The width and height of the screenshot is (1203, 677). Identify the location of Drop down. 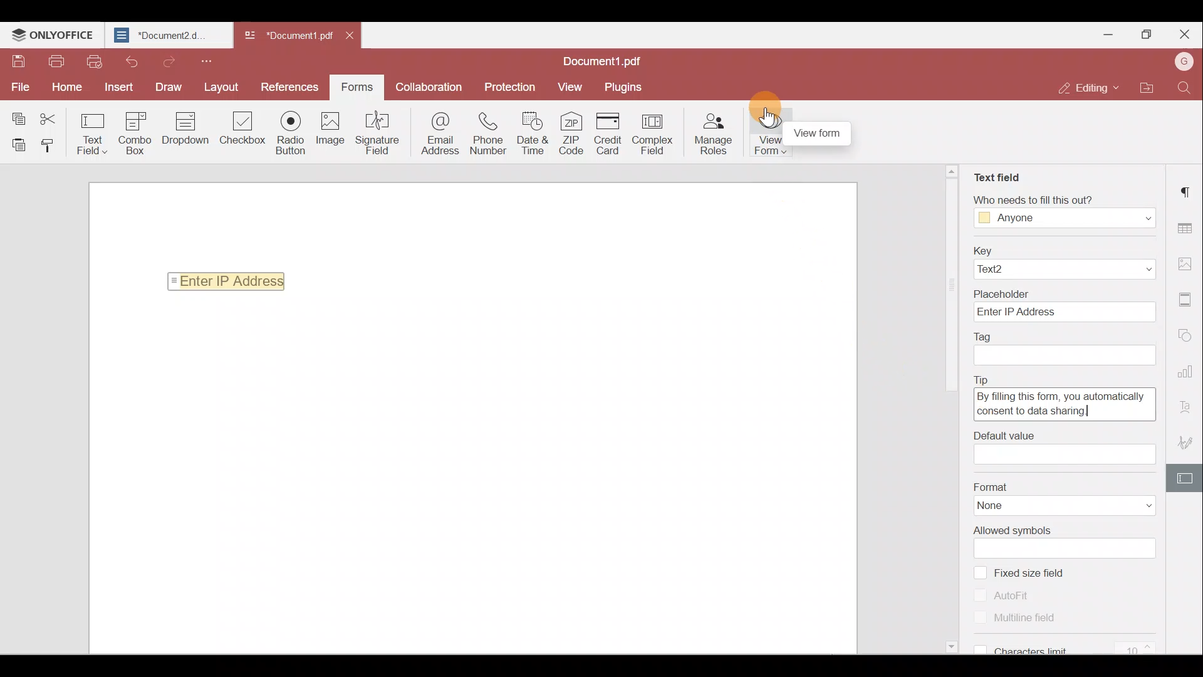
(190, 130).